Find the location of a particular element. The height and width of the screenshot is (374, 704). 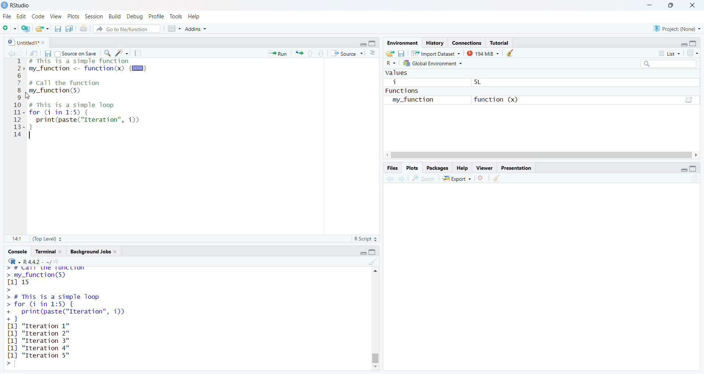

code of a simple loop is located at coordinates (88, 115).